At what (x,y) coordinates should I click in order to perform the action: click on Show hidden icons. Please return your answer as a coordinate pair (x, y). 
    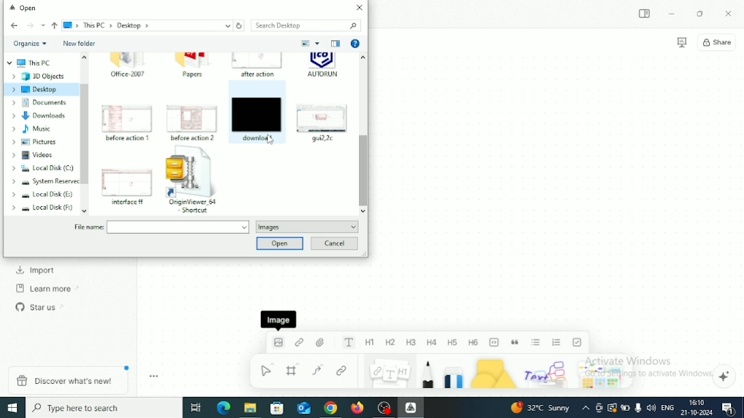
    Looking at the image, I should click on (586, 408).